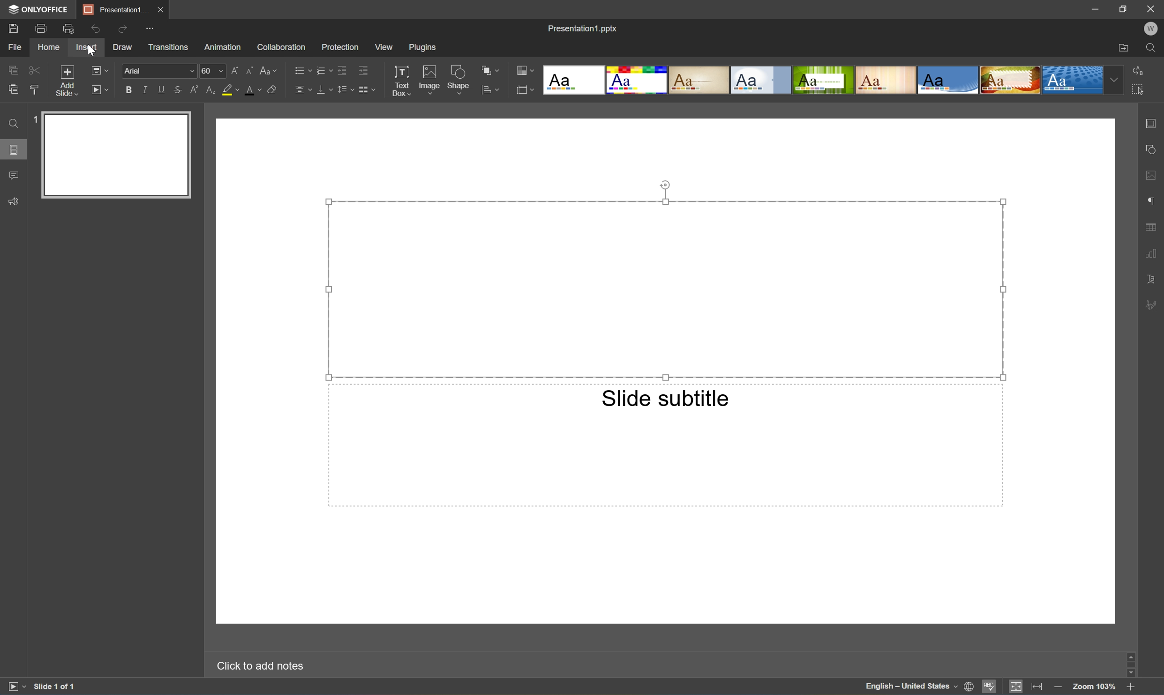 Image resolution: width=1164 pixels, height=695 pixels. What do you see at coordinates (253, 89) in the screenshot?
I see `Font color` at bounding box center [253, 89].